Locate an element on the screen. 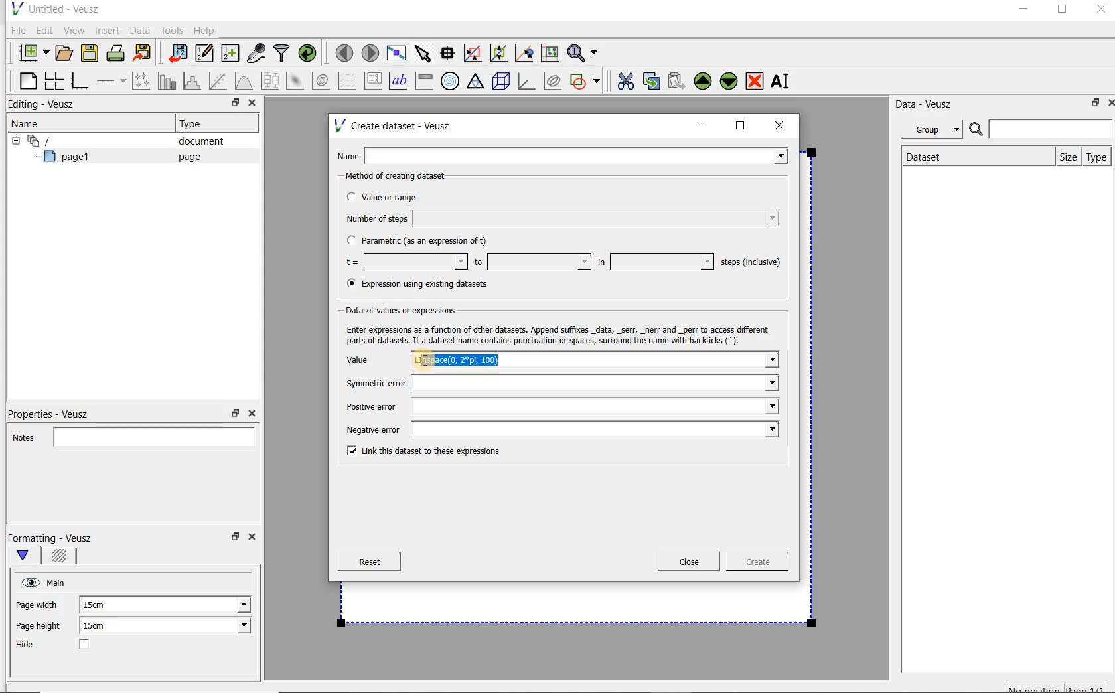 This screenshot has height=693, width=1115. document is located at coordinates (196, 141).